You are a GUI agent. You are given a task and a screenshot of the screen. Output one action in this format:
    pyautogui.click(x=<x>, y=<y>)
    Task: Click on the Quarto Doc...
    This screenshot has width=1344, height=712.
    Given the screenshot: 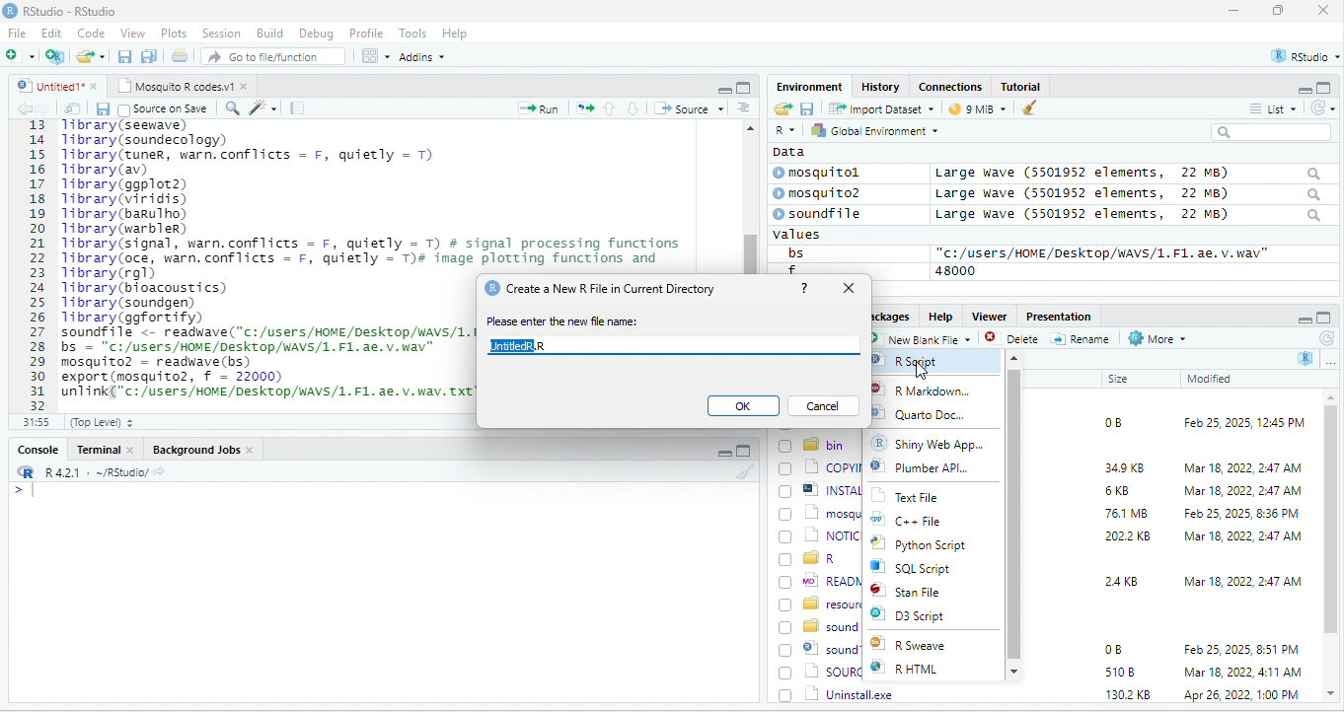 What is the action you would take?
    pyautogui.click(x=935, y=416)
    